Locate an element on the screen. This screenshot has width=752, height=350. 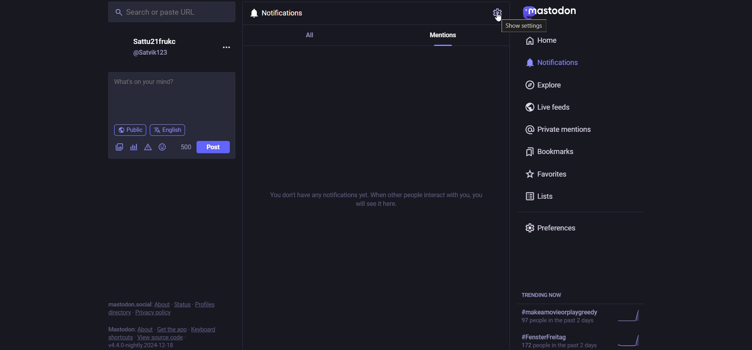
about is located at coordinates (162, 304).